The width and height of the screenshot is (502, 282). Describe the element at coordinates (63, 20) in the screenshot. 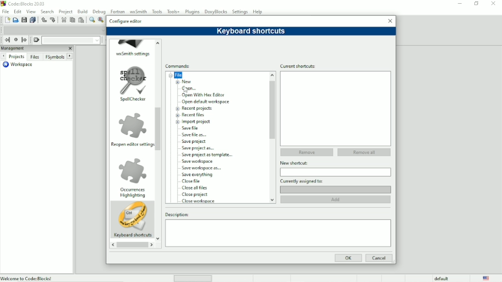

I see `Cut` at that location.